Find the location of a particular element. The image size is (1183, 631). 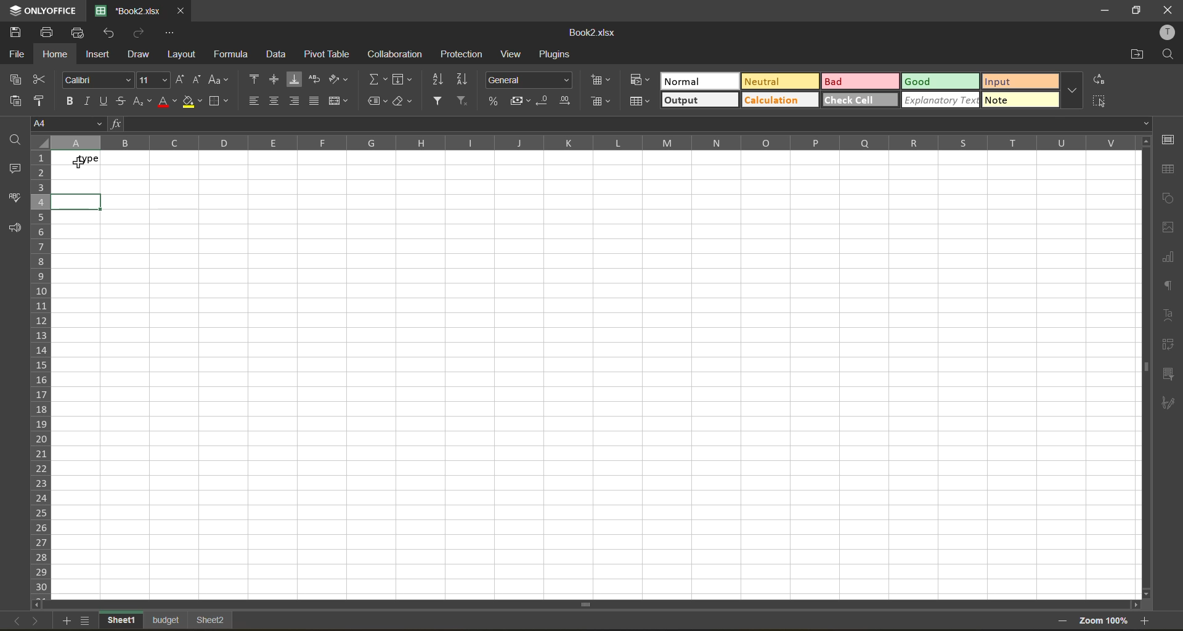

collaboration is located at coordinates (396, 54).